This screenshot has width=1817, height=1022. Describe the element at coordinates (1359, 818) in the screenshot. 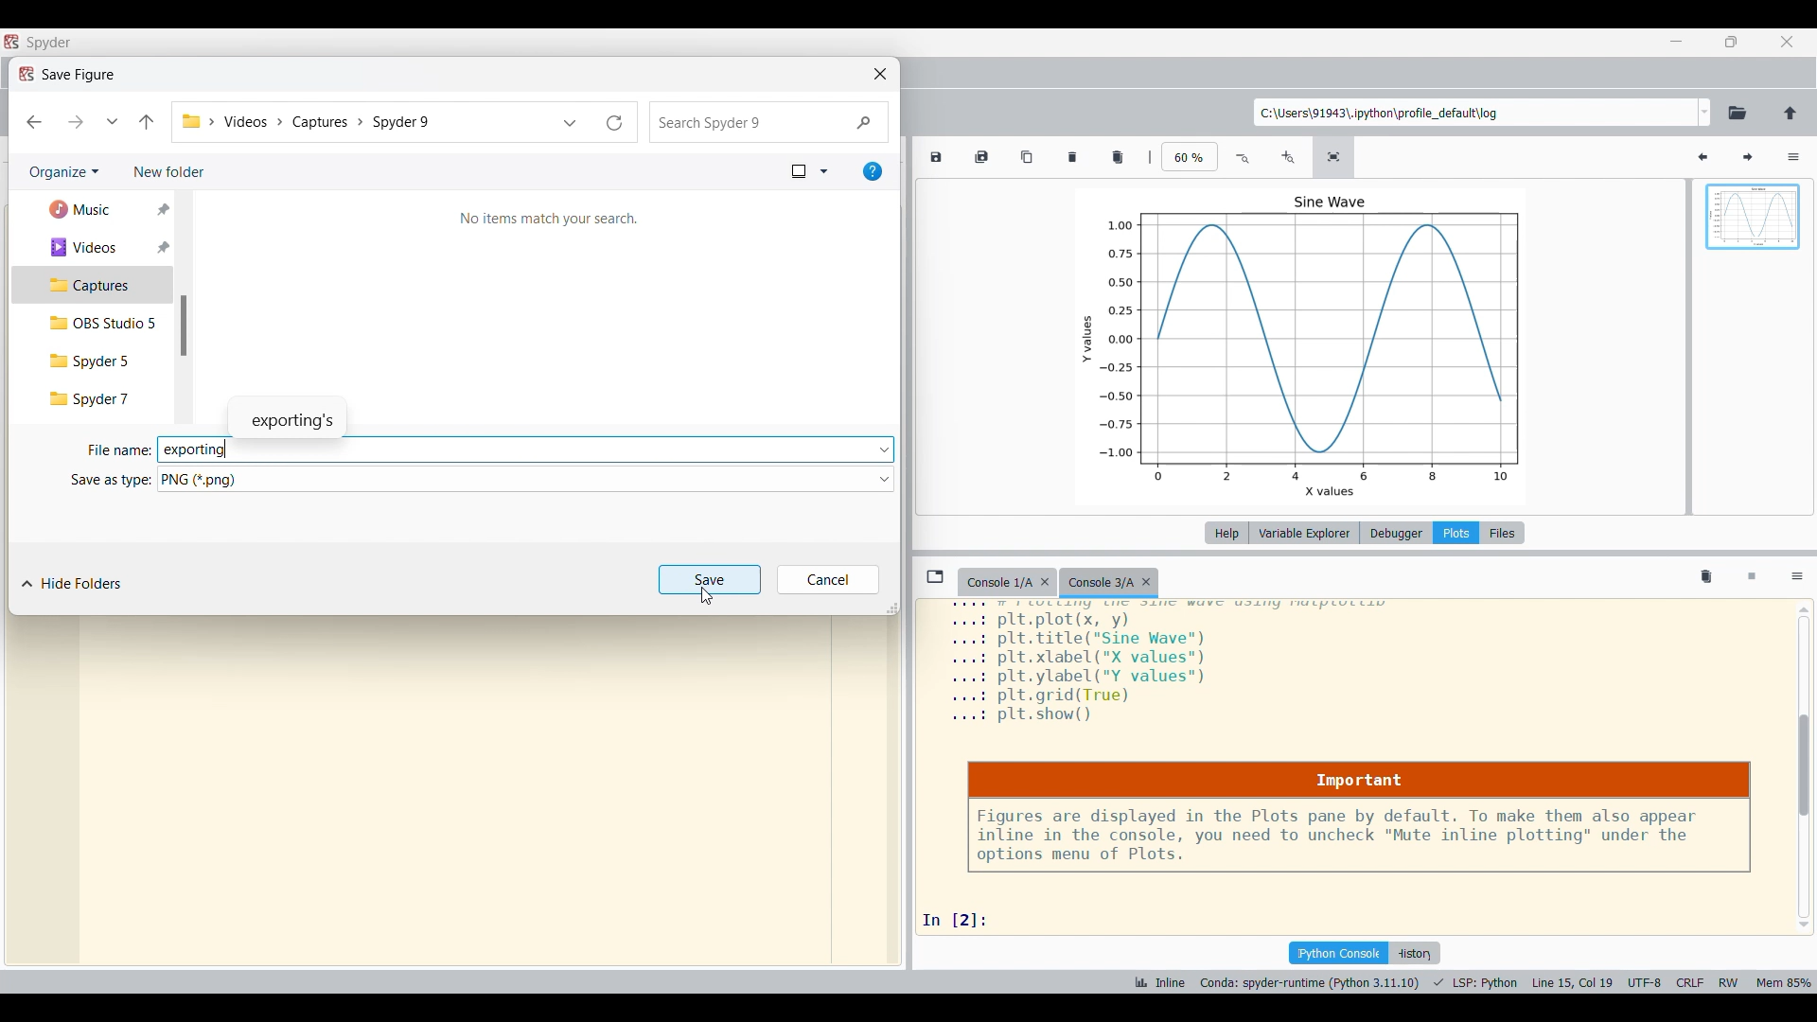

I see `Notice` at that location.